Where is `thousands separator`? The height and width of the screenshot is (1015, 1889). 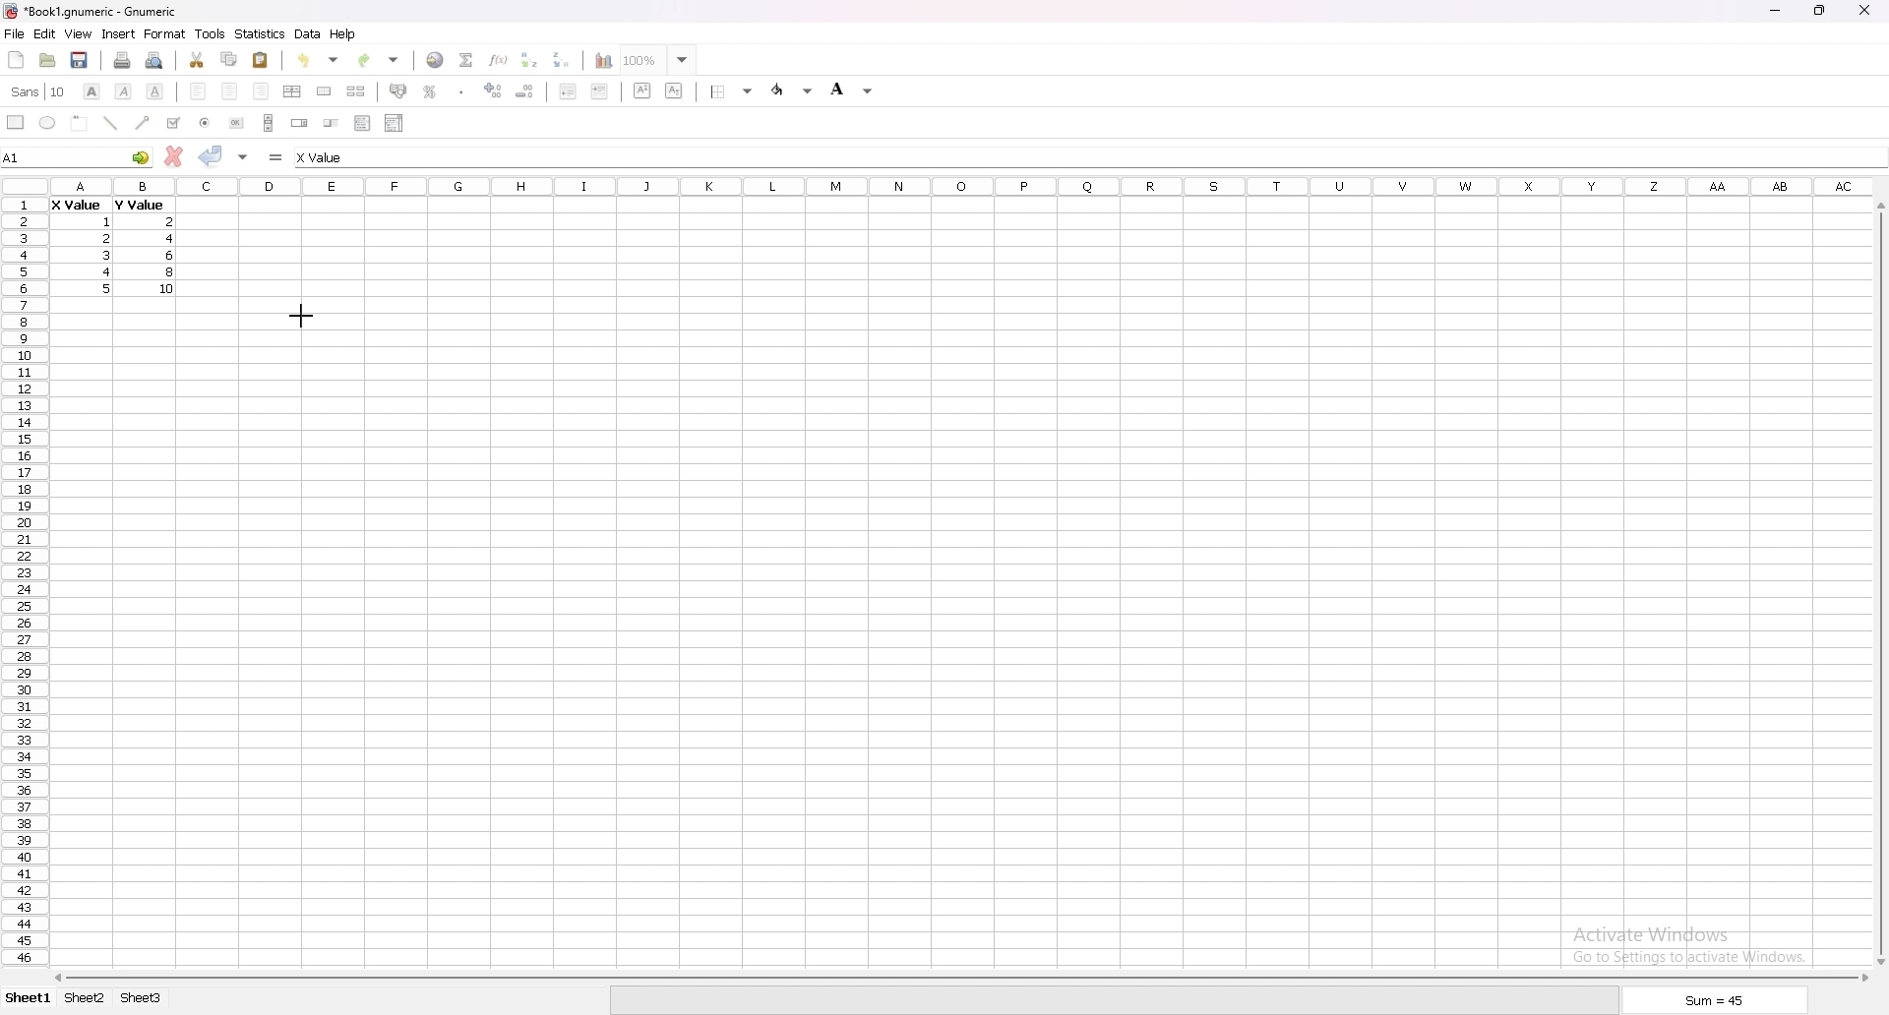 thousands separator is located at coordinates (462, 90).